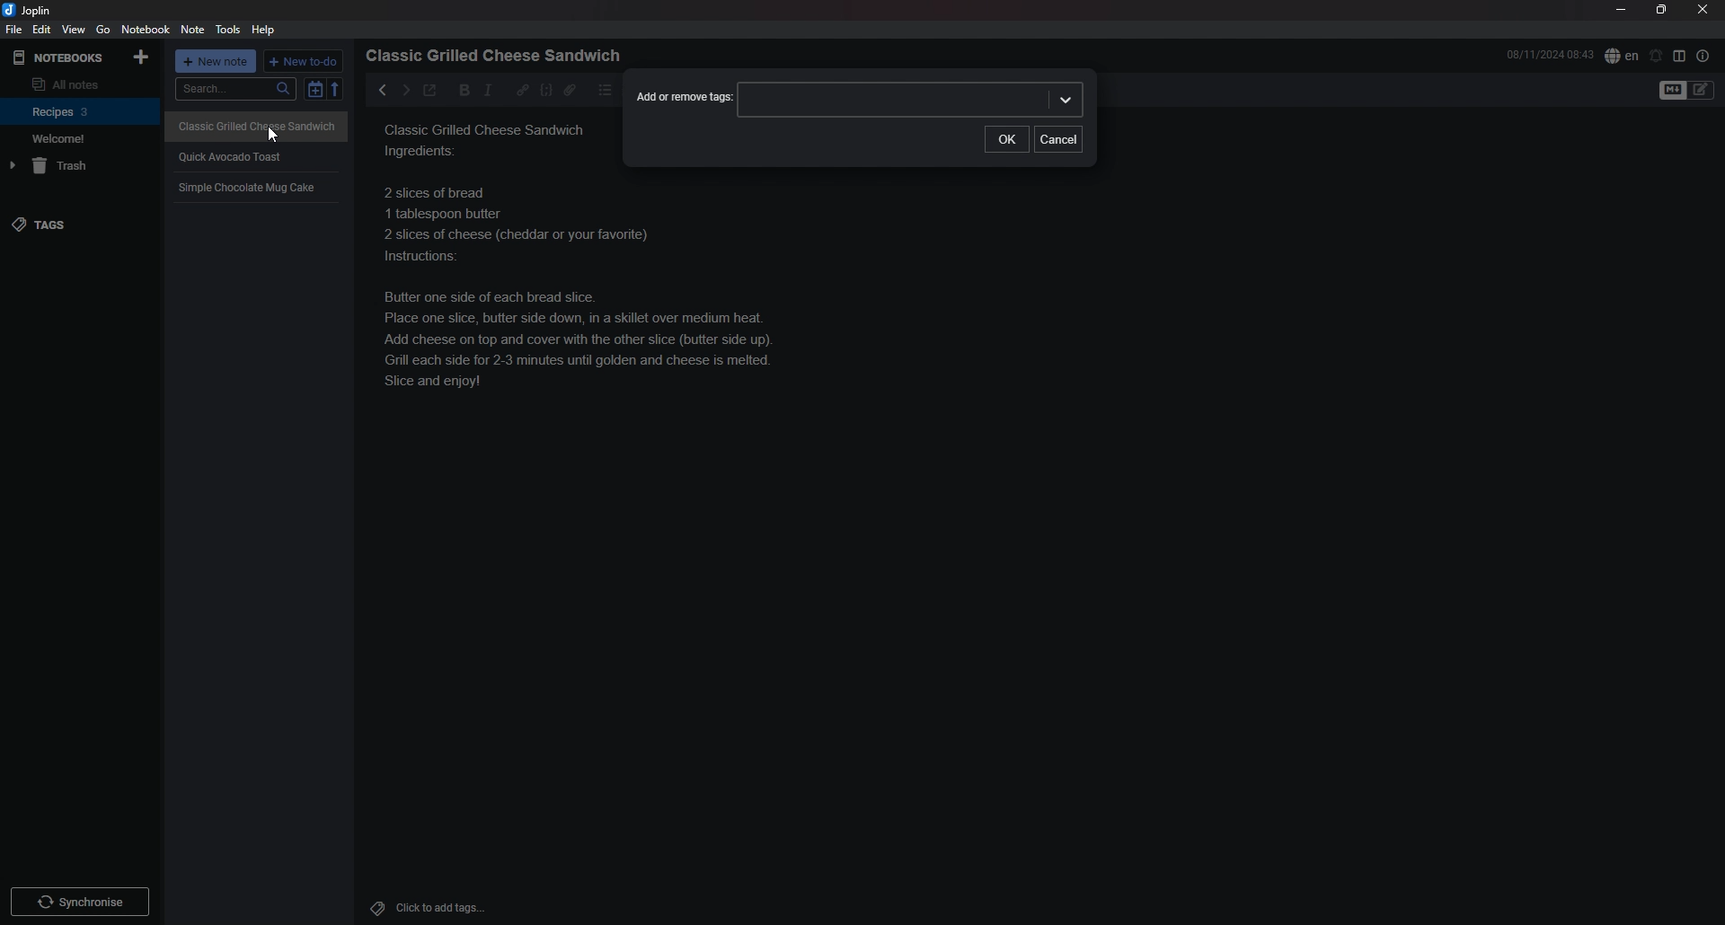  Describe the element at coordinates (383, 90) in the screenshot. I see `previous` at that location.